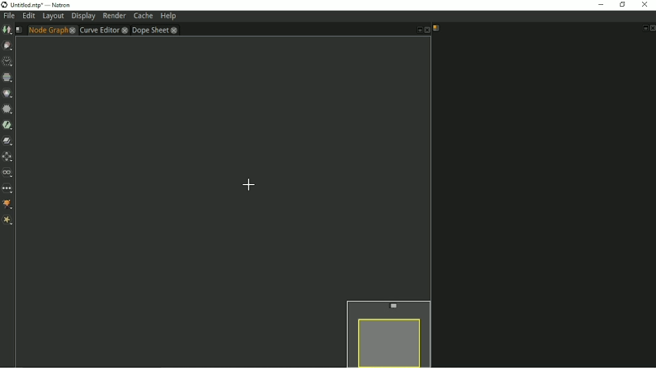  I want to click on Extra, so click(8, 221).